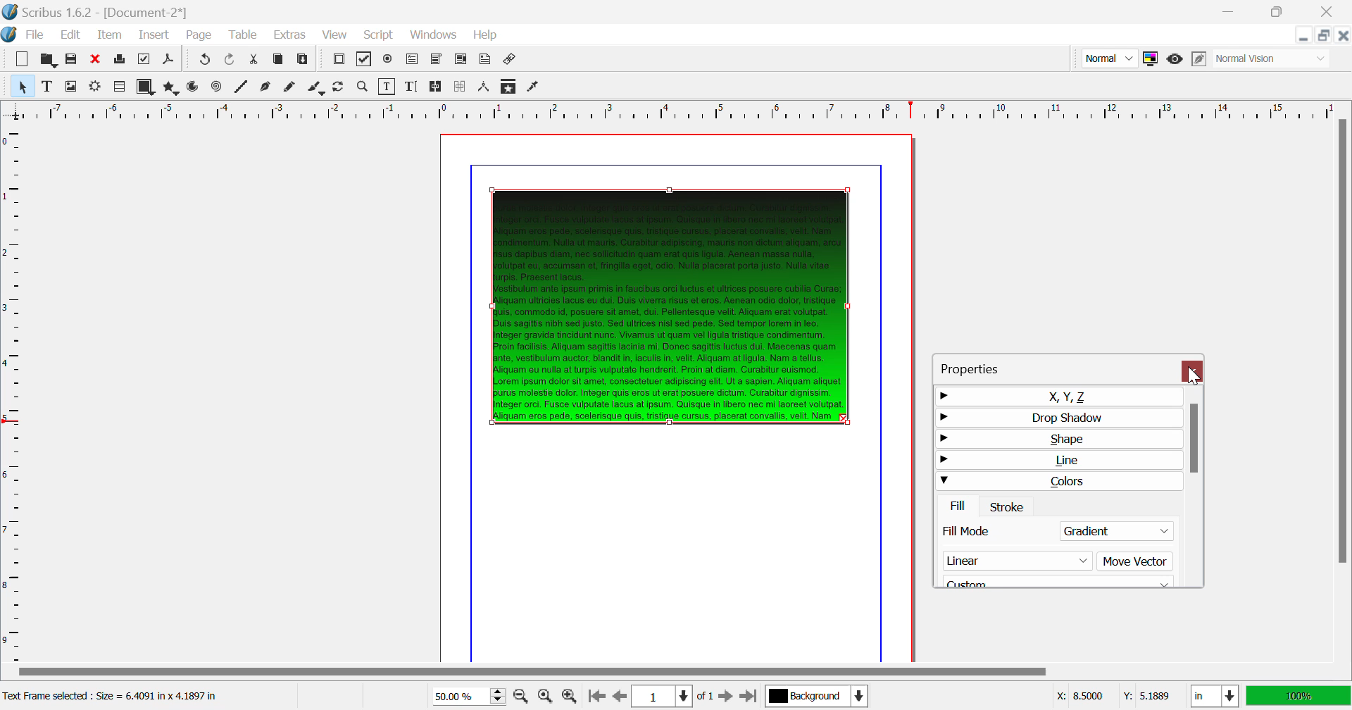  Describe the element at coordinates (487, 35) in the screenshot. I see `Help` at that location.